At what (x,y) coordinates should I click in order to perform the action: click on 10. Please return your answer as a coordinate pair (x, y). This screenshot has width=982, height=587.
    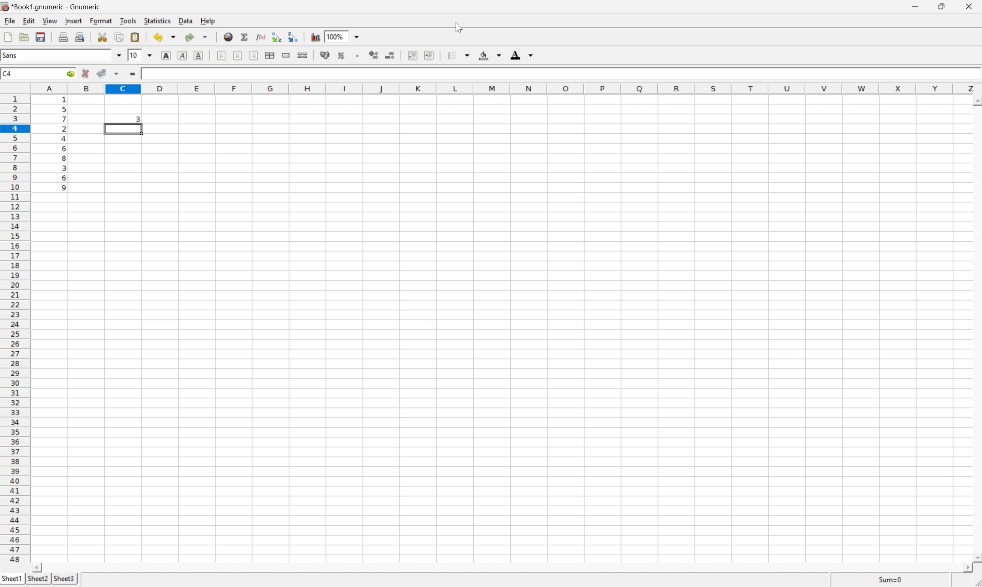
    Looking at the image, I should click on (134, 55).